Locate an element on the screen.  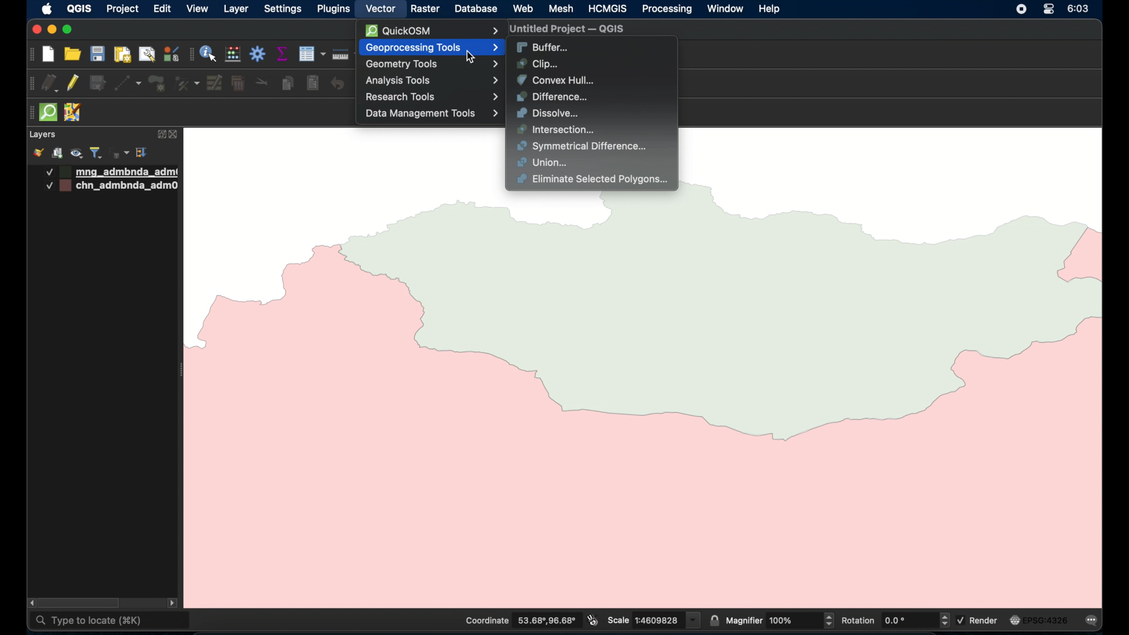
styling manager is located at coordinates (171, 54).